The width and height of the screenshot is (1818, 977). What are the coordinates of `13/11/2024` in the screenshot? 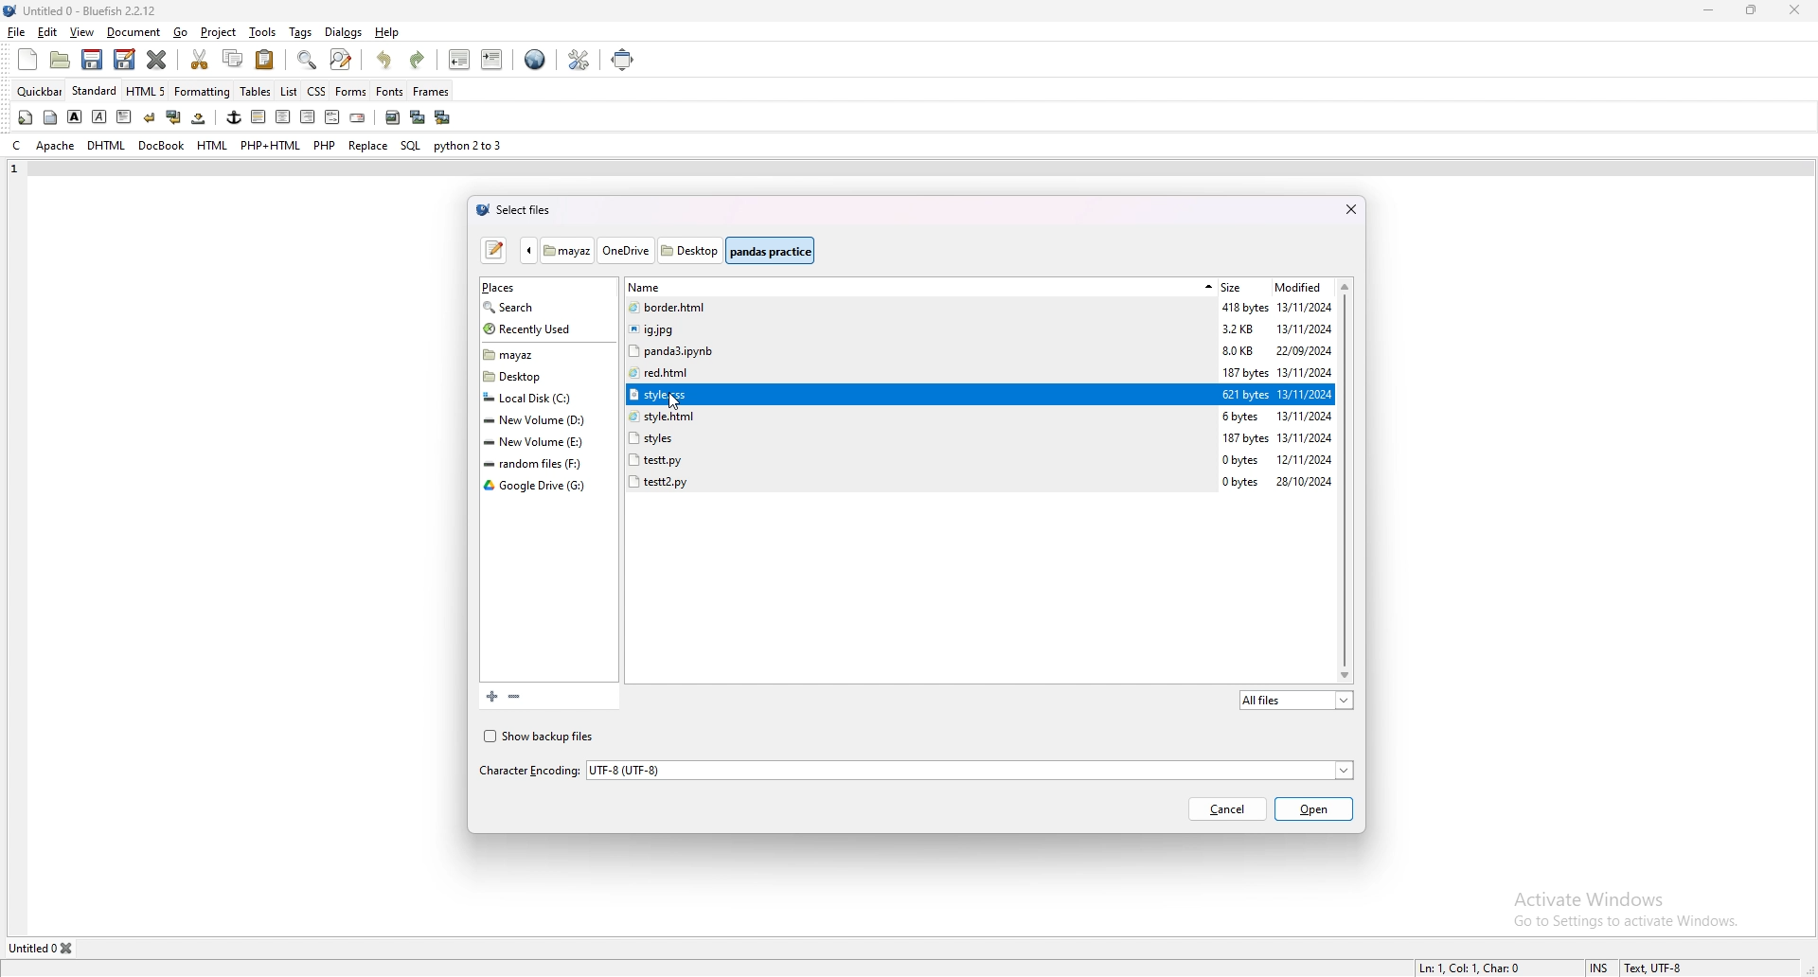 It's located at (1305, 308).